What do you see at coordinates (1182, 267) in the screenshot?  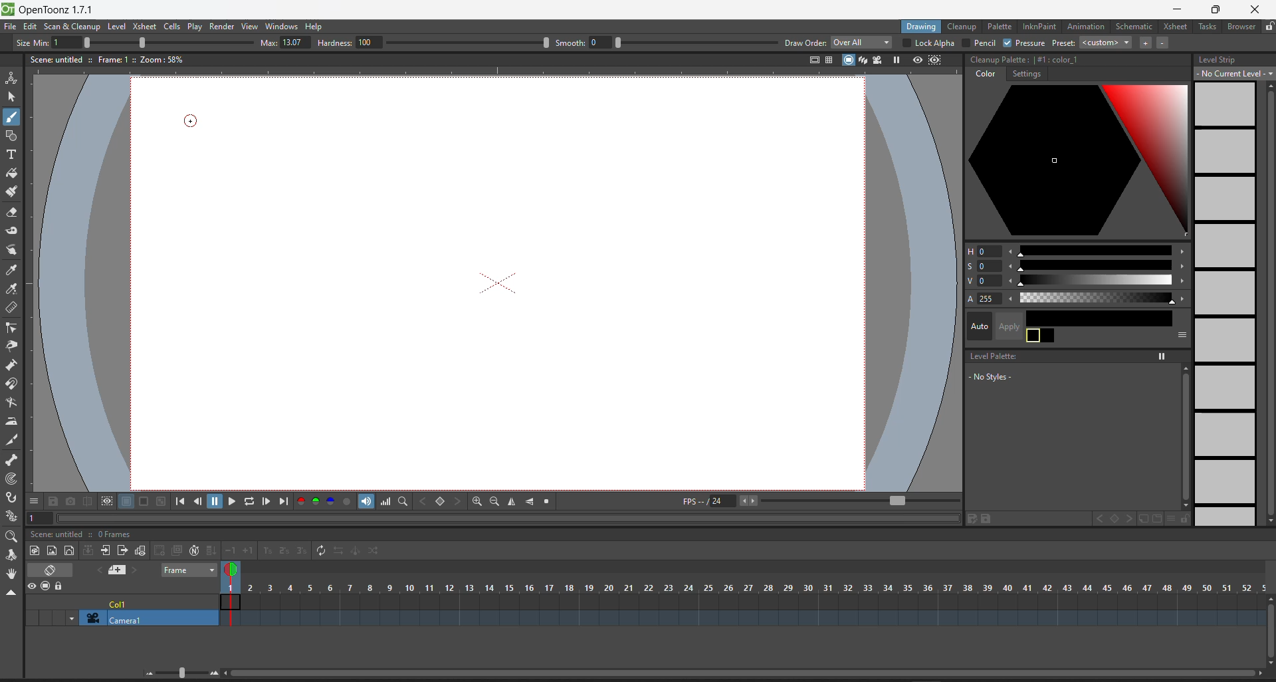 I see `move right` at bounding box center [1182, 267].